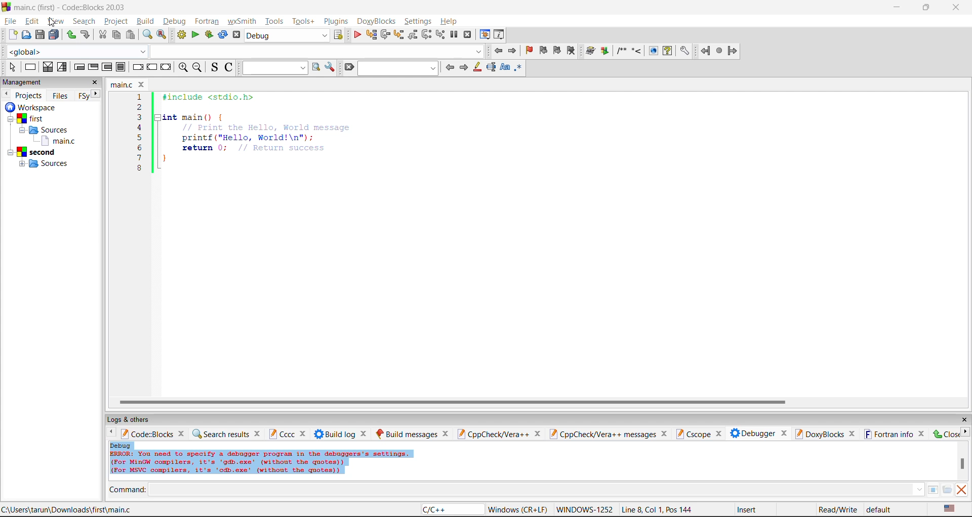 This screenshot has width=972, height=517. I want to click on text to search, so click(272, 68).